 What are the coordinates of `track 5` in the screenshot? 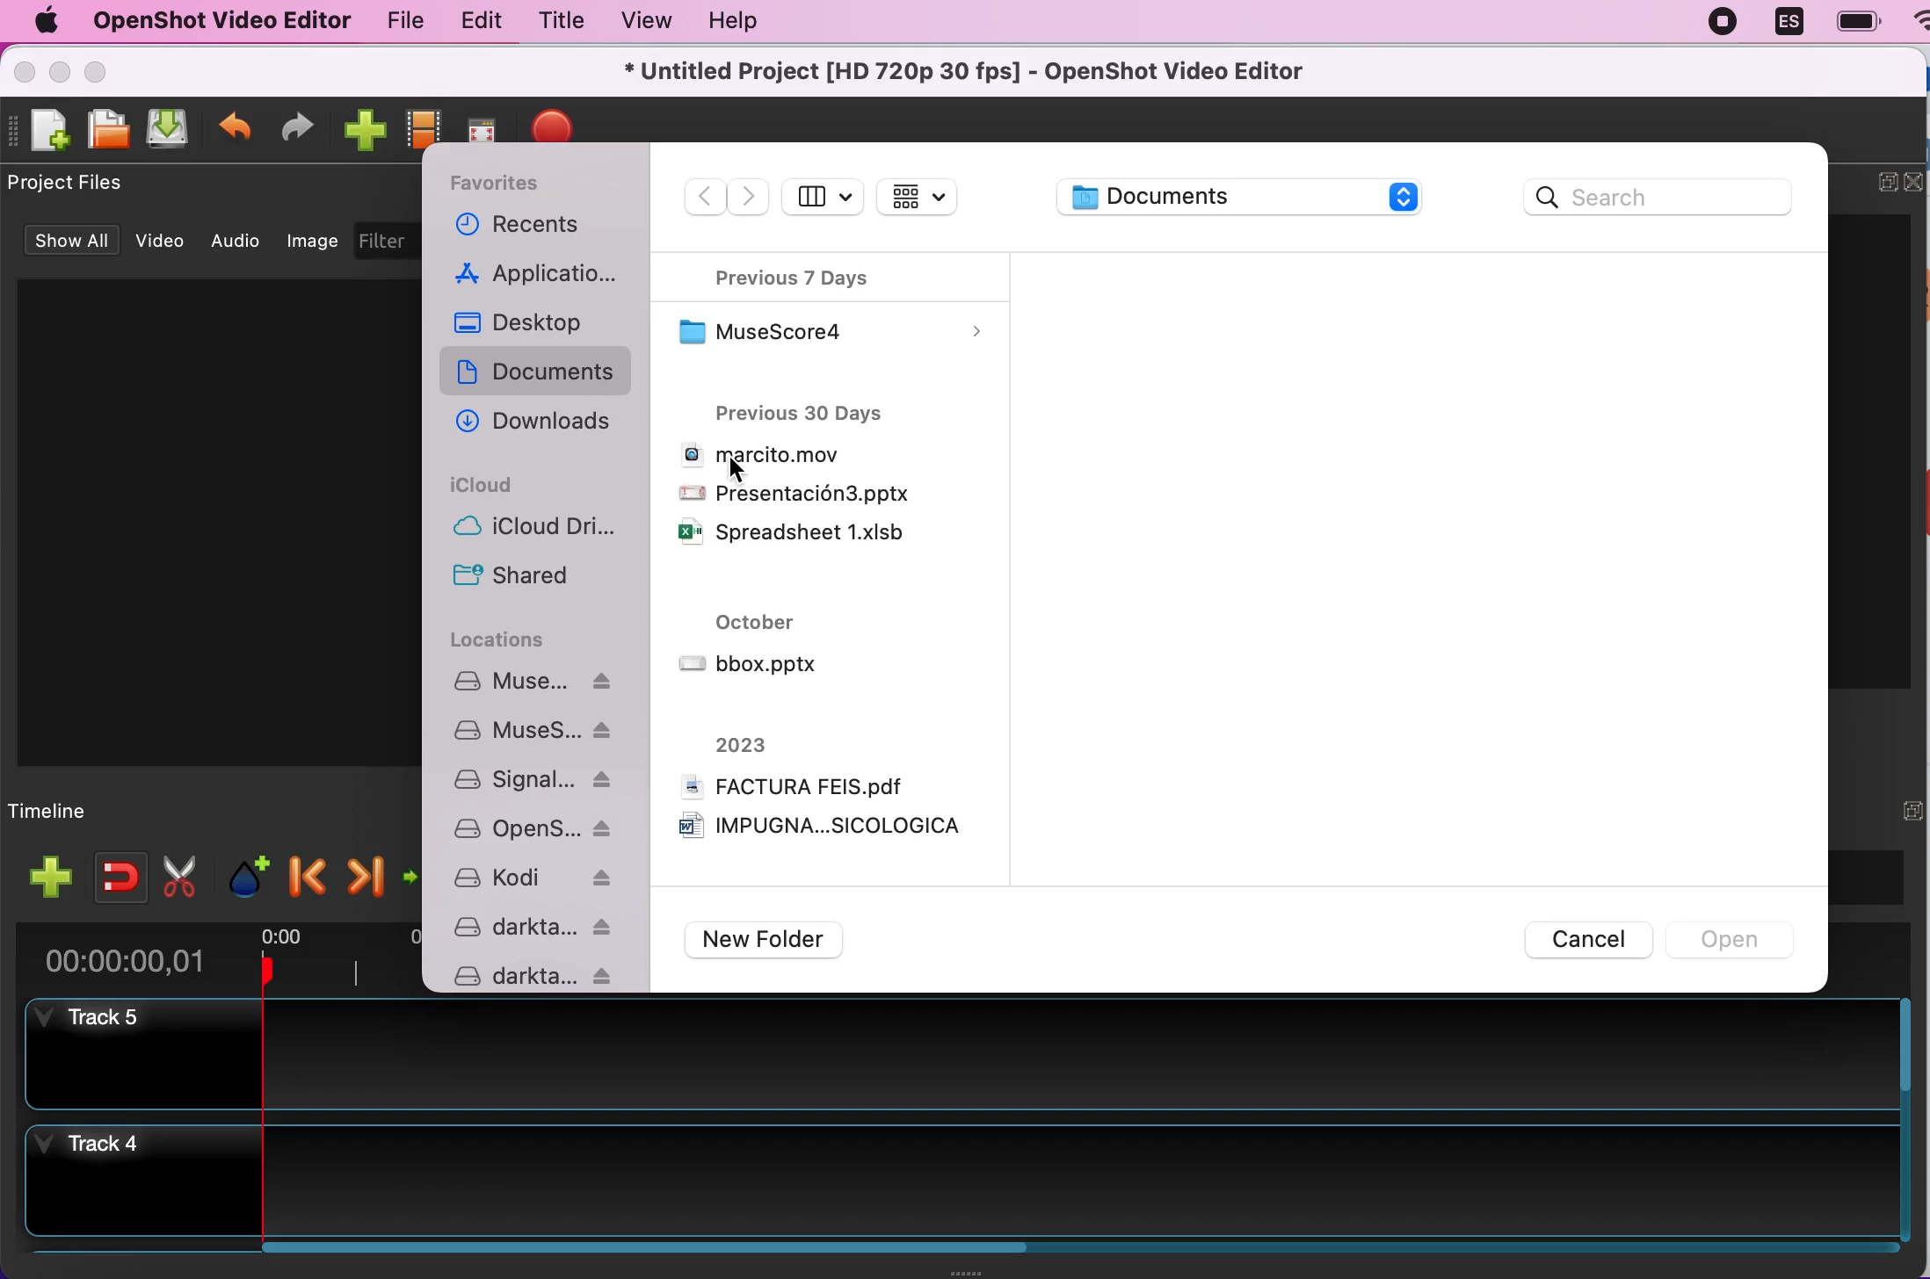 It's located at (966, 1056).